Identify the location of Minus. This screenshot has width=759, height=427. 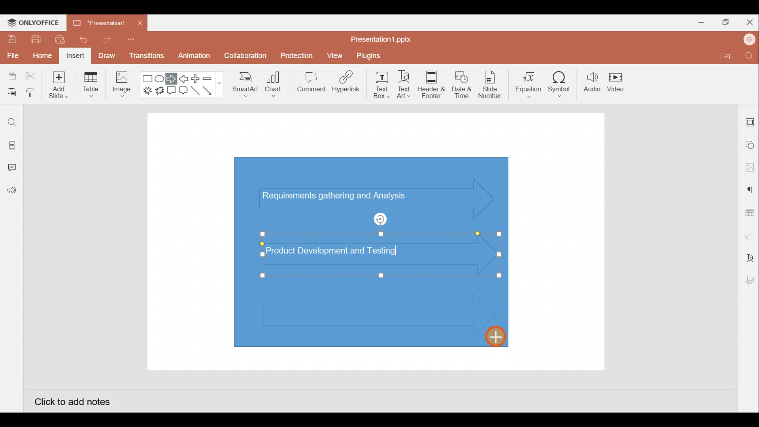
(211, 78).